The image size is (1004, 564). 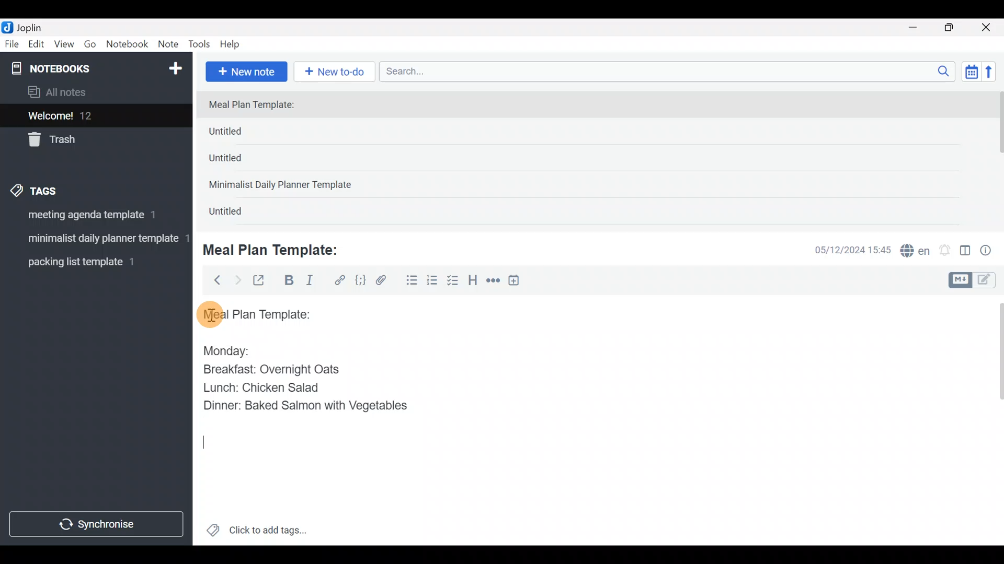 I want to click on Minimize, so click(x=919, y=26).